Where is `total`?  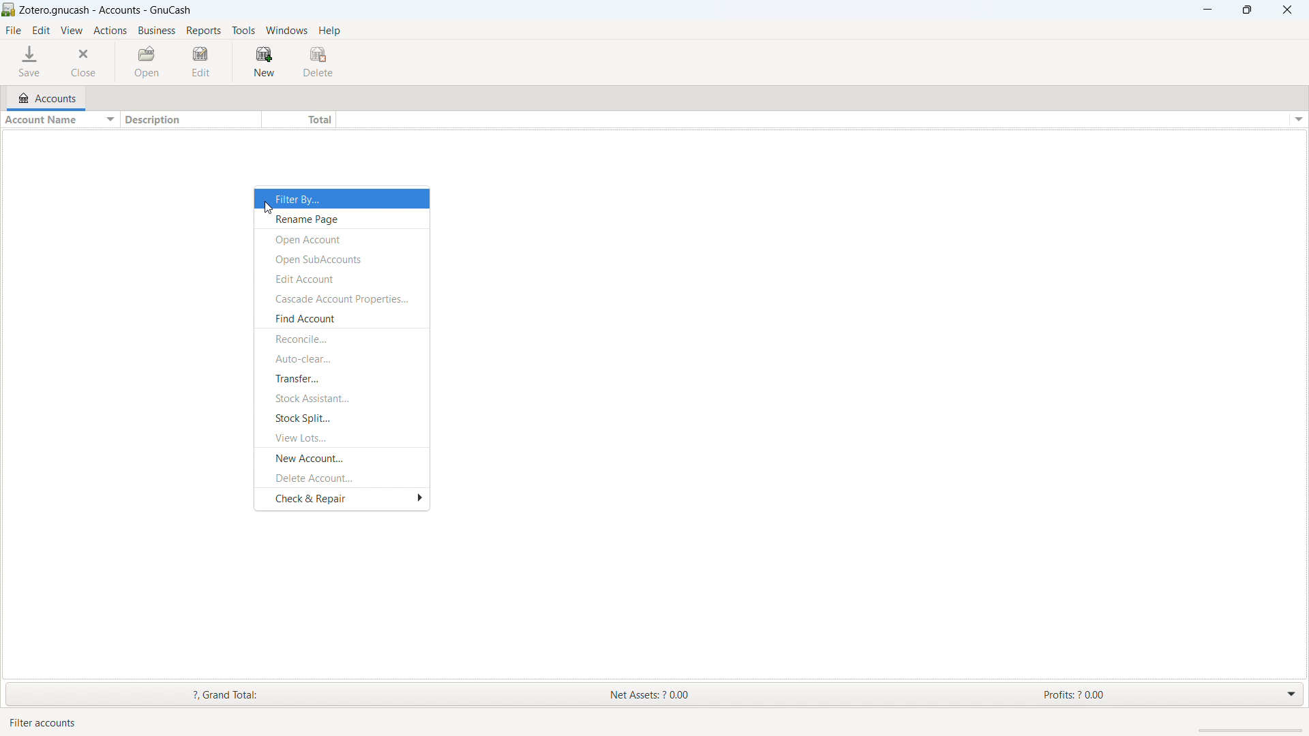
total is located at coordinates (298, 120).